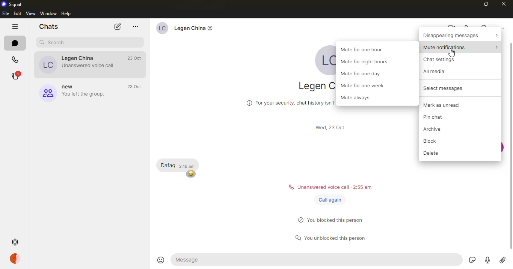 The height and width of the screenshot is (269, 513). Describe the element at coordinates (469, 4) in the screenshot. I see `minimize` at that location.